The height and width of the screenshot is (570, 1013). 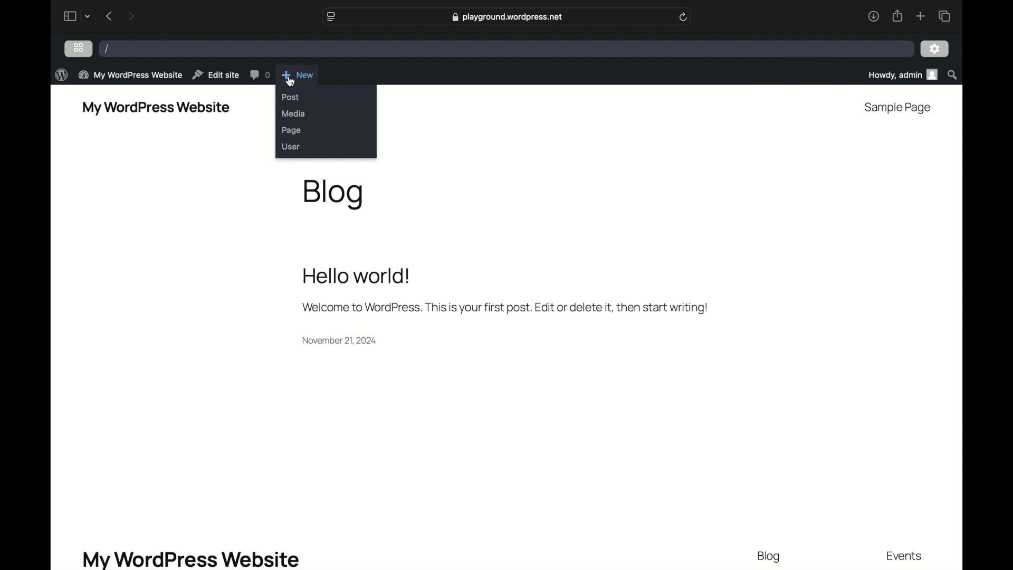 I want to click on settings, so click(x=935, y=49).